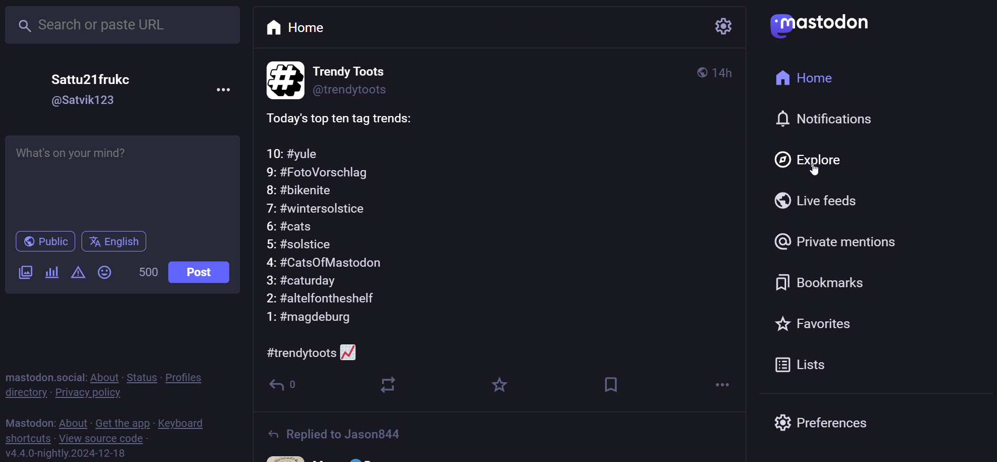 The width and height of the screenshot is (997, 462). What do you see at coordinates (502, 385) in the screenshot?
I see `favorite` at bounding box center [502, 385].